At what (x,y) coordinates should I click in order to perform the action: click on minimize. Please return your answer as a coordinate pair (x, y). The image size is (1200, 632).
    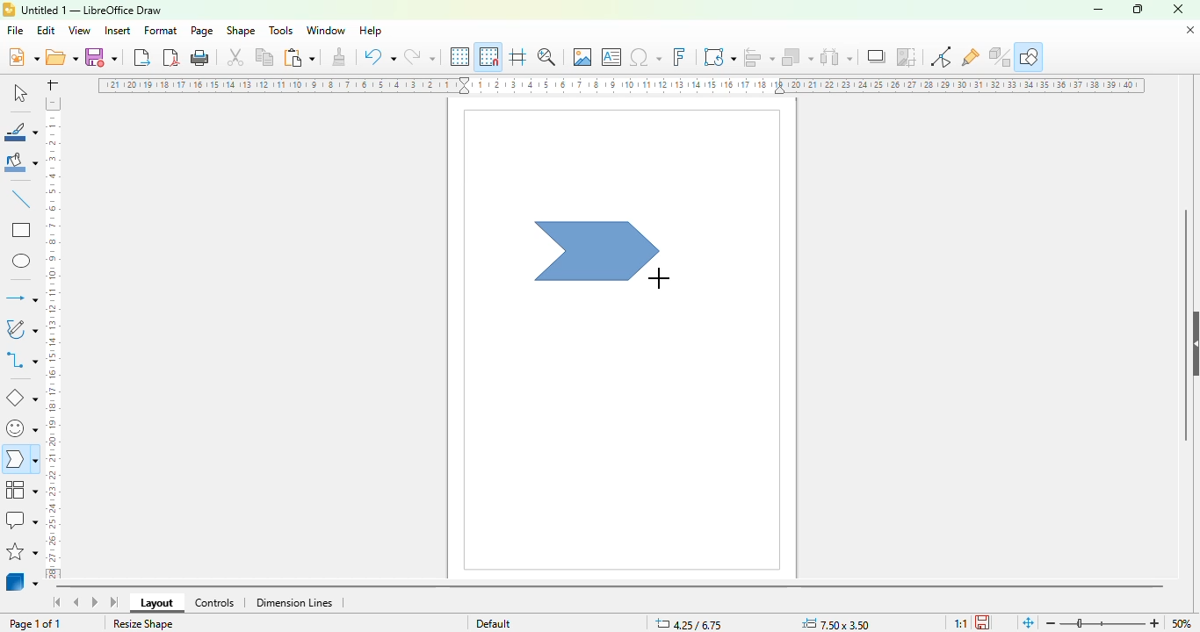
    Looking at the image, I should click on (1098, 11).